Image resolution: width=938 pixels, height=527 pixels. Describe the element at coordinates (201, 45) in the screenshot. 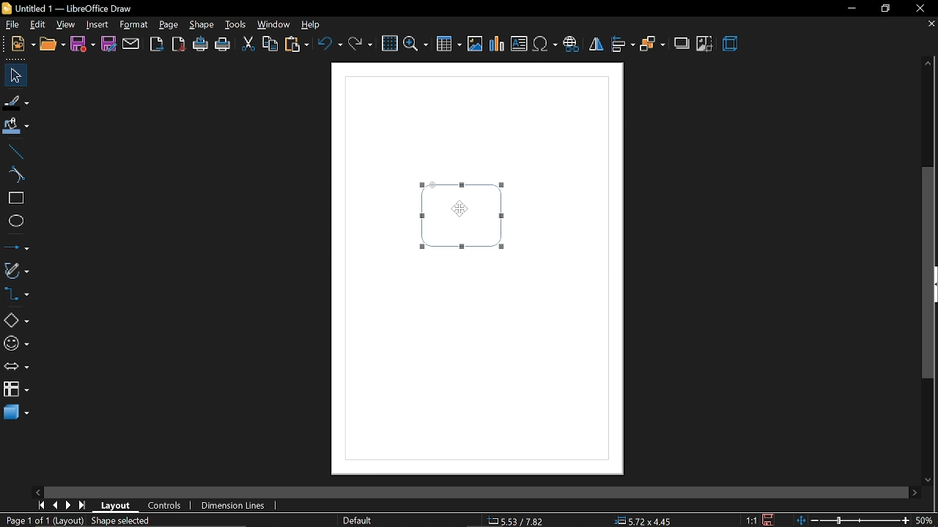

I see `print directly` at that location.